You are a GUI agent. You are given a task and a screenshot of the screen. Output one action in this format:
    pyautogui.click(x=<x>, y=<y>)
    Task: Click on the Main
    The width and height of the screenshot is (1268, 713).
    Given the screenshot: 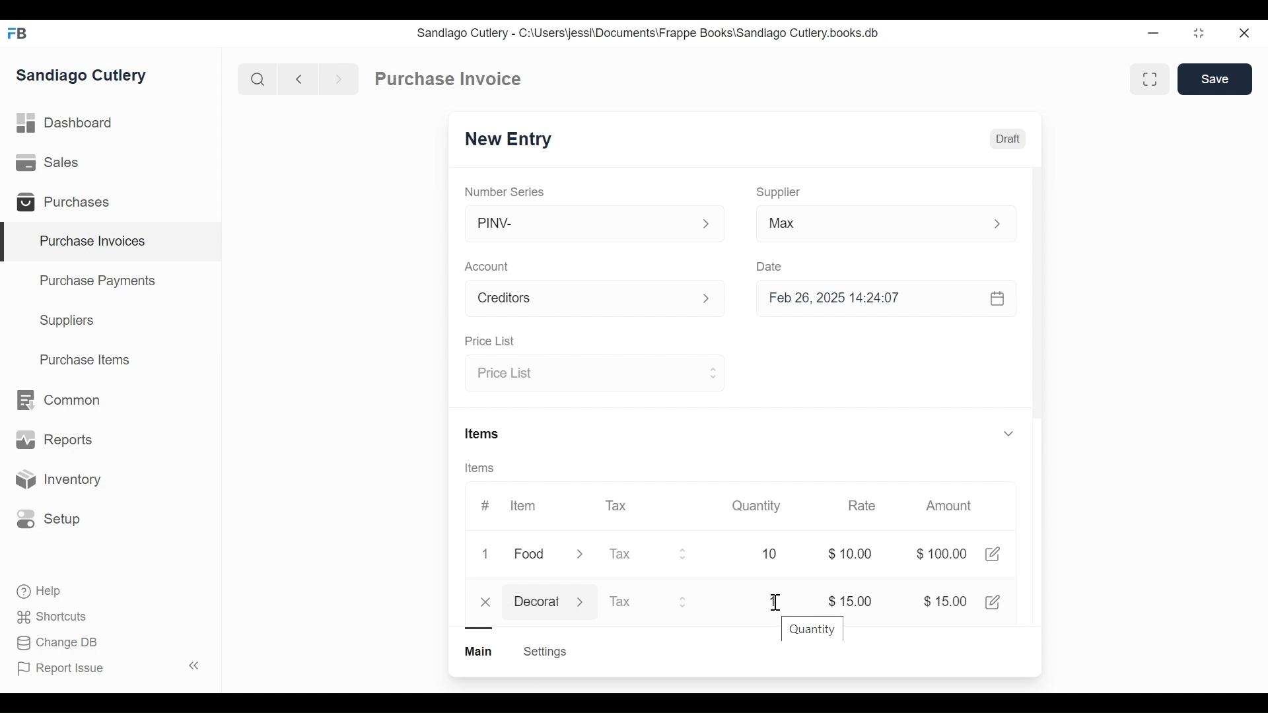 What is the action you would take?
    pyautogui.click(x=480, y=650)
    